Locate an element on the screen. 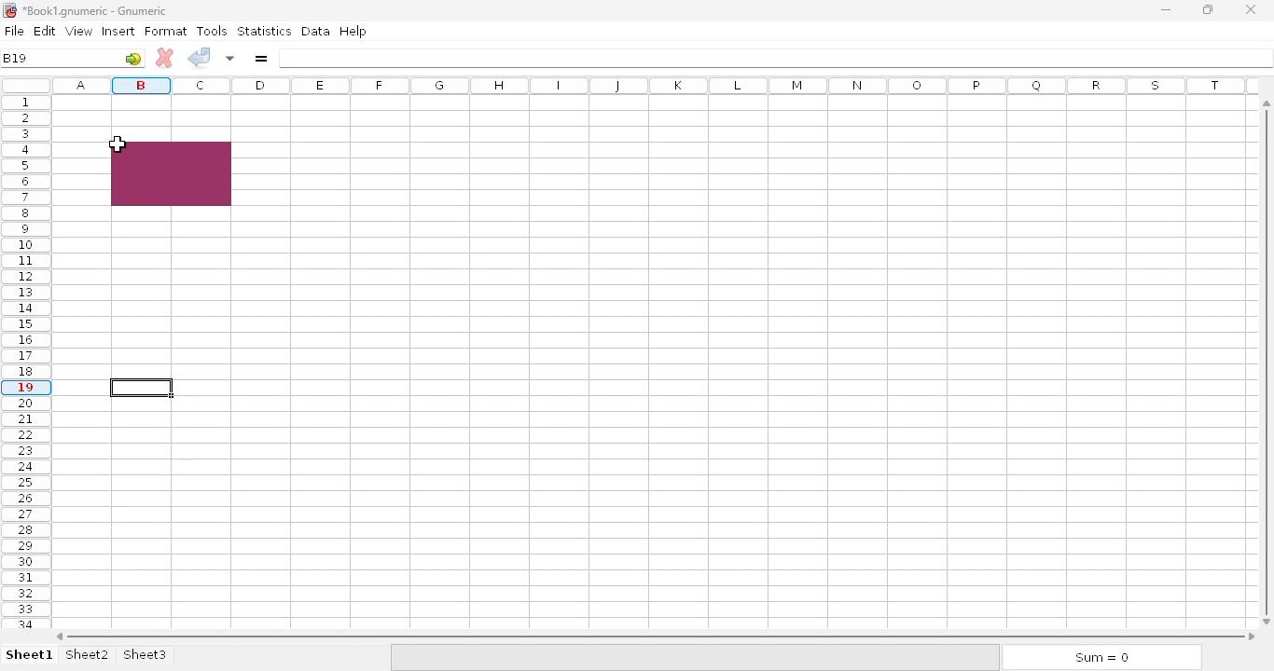  view is located at coordinates (78, 32).